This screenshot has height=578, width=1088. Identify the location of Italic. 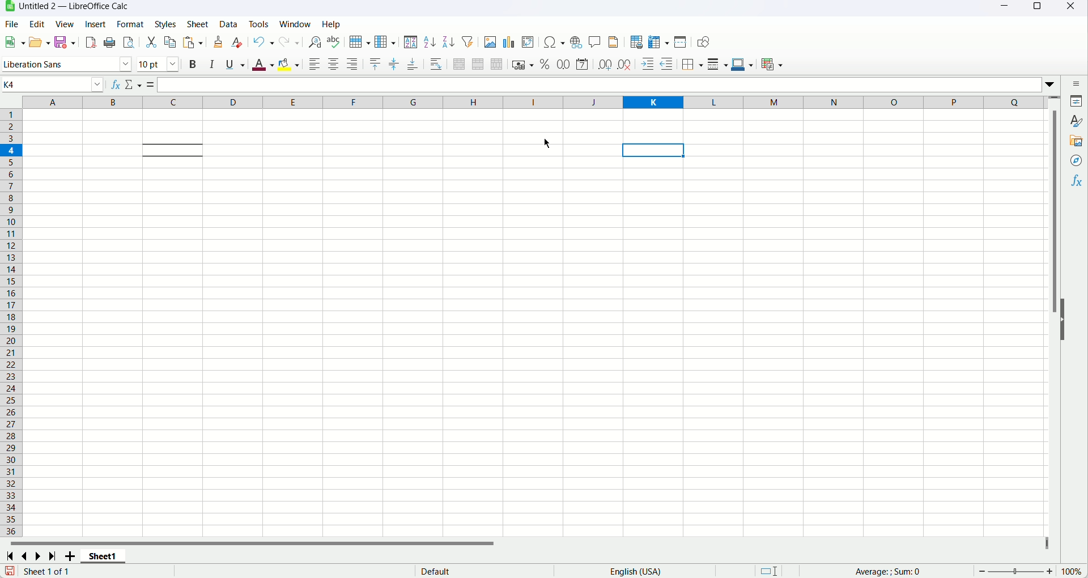
(212, 65).